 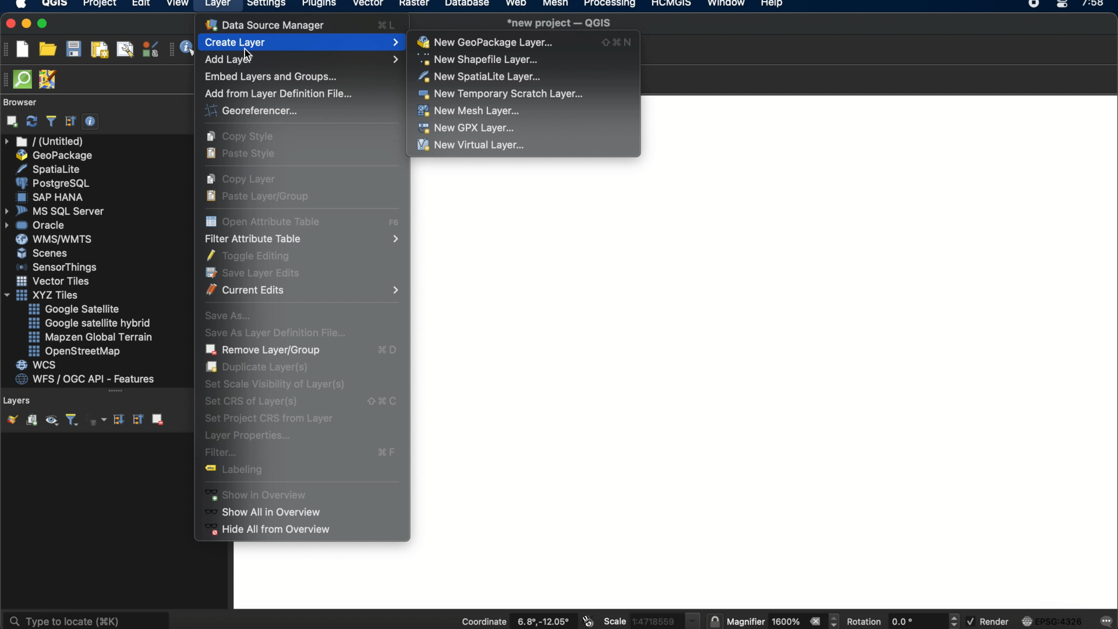 What do you see at coordinates (713, 620) in the screenshot?
I see `lock the scale to use the magnifier` at bounding box center [713, 620].